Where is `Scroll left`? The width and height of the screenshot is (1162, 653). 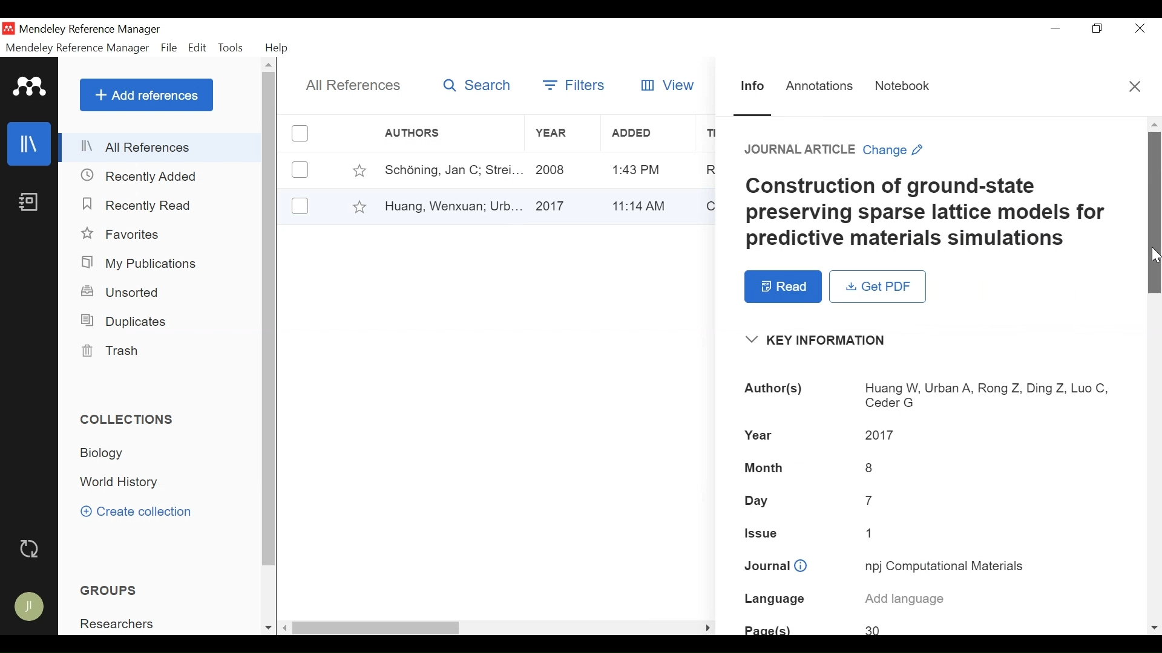
Scroll left is located at coordinates (286, 628).